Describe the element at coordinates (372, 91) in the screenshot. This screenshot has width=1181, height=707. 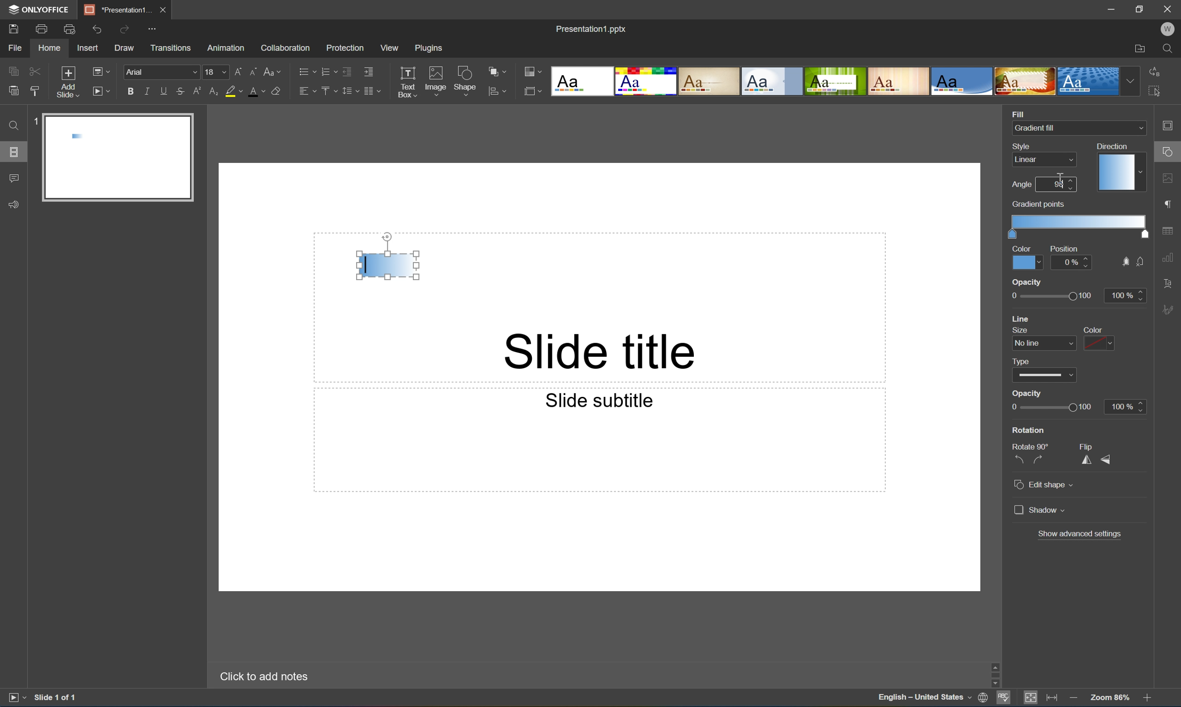
I see `Insert columns` at that location.